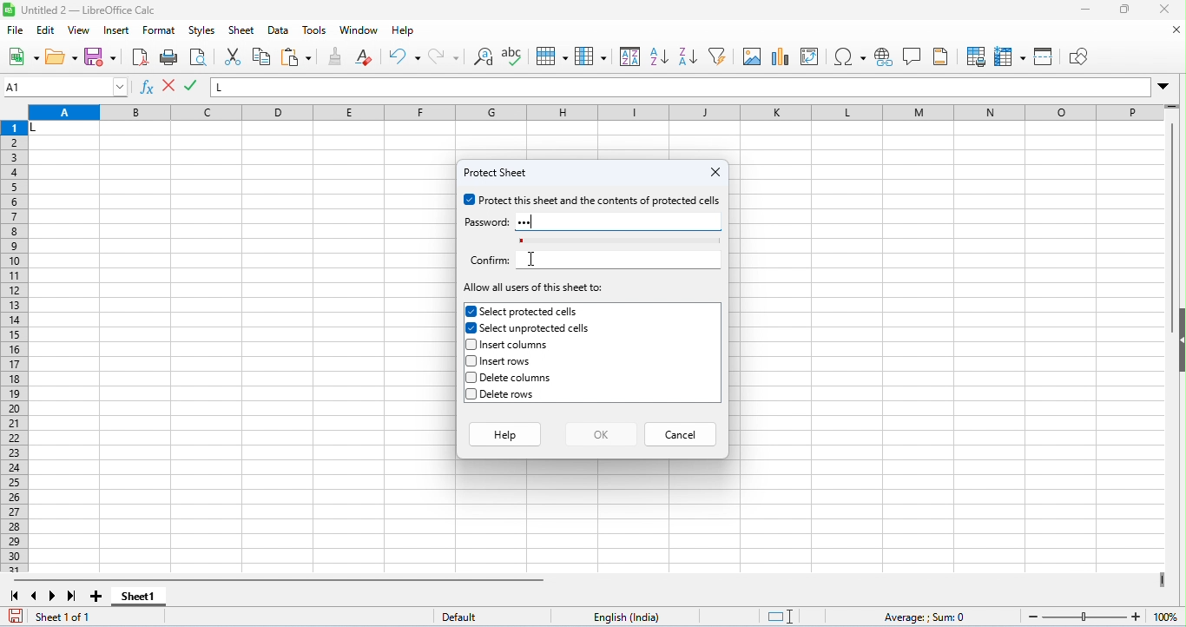  What do you see at coordinates (1178, 339) in the screenshot?
I see `hide` at bounding box center [1178, 339].